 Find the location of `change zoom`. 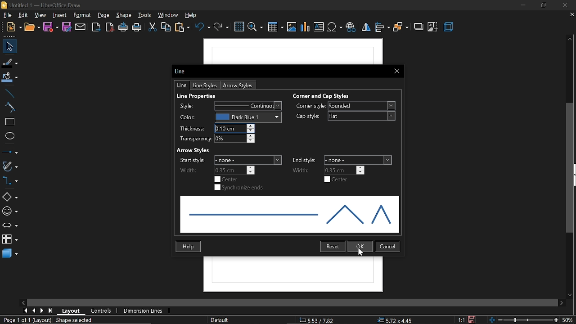

change zoom is located at coordinates (523, 320).